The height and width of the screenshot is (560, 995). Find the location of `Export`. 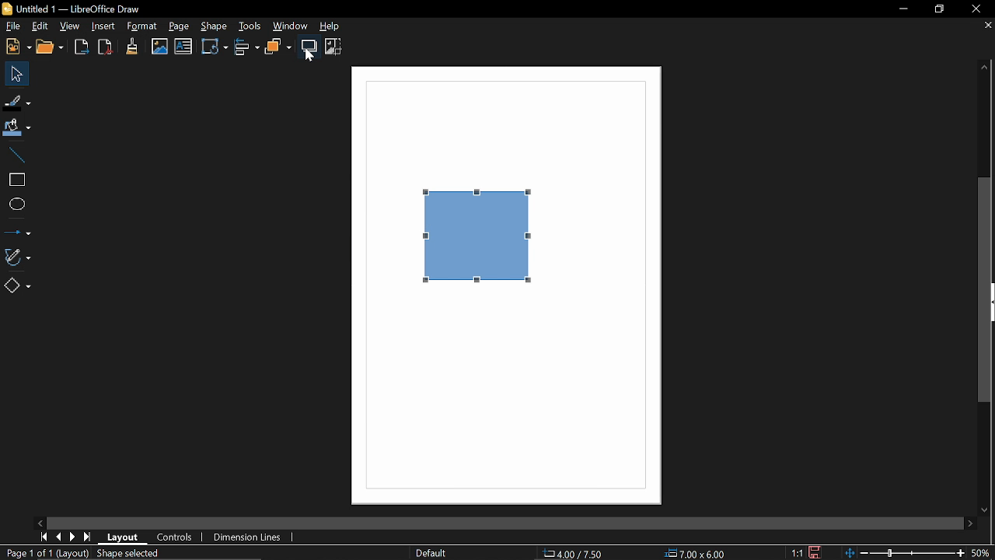

Export is located at coordinates (81, 48).